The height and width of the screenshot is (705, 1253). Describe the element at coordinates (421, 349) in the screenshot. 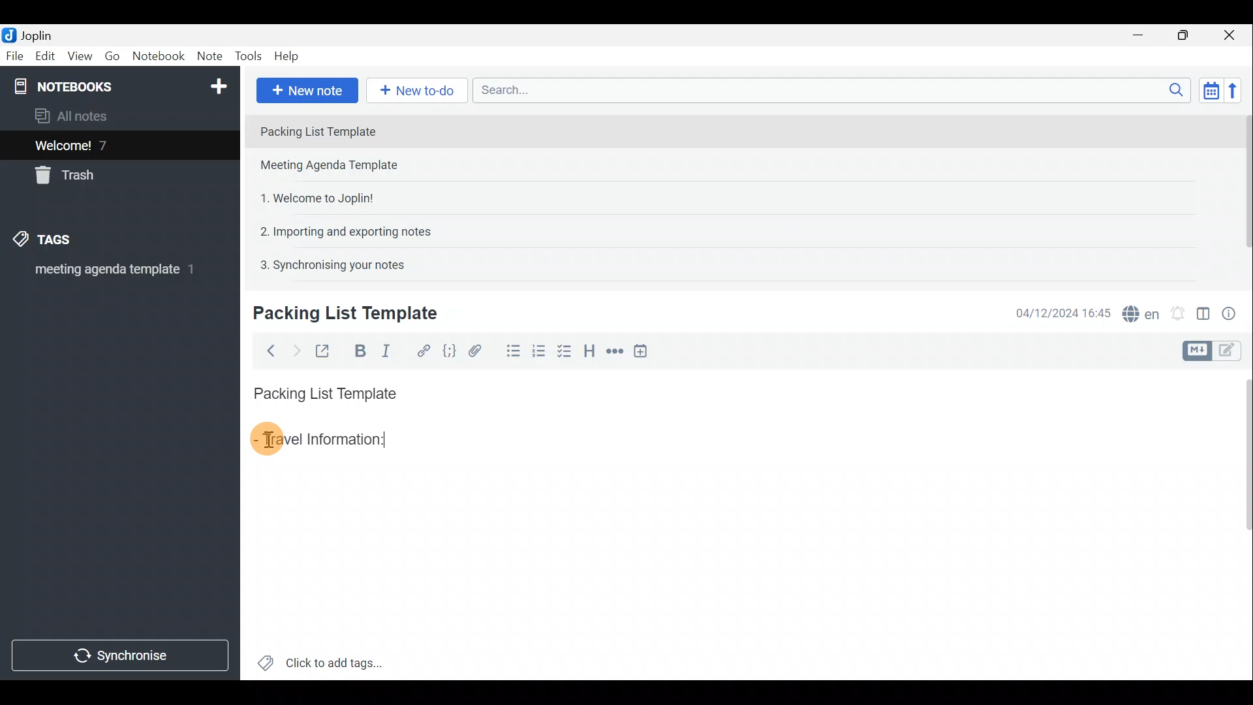

I see `Hyperlink` at that location.